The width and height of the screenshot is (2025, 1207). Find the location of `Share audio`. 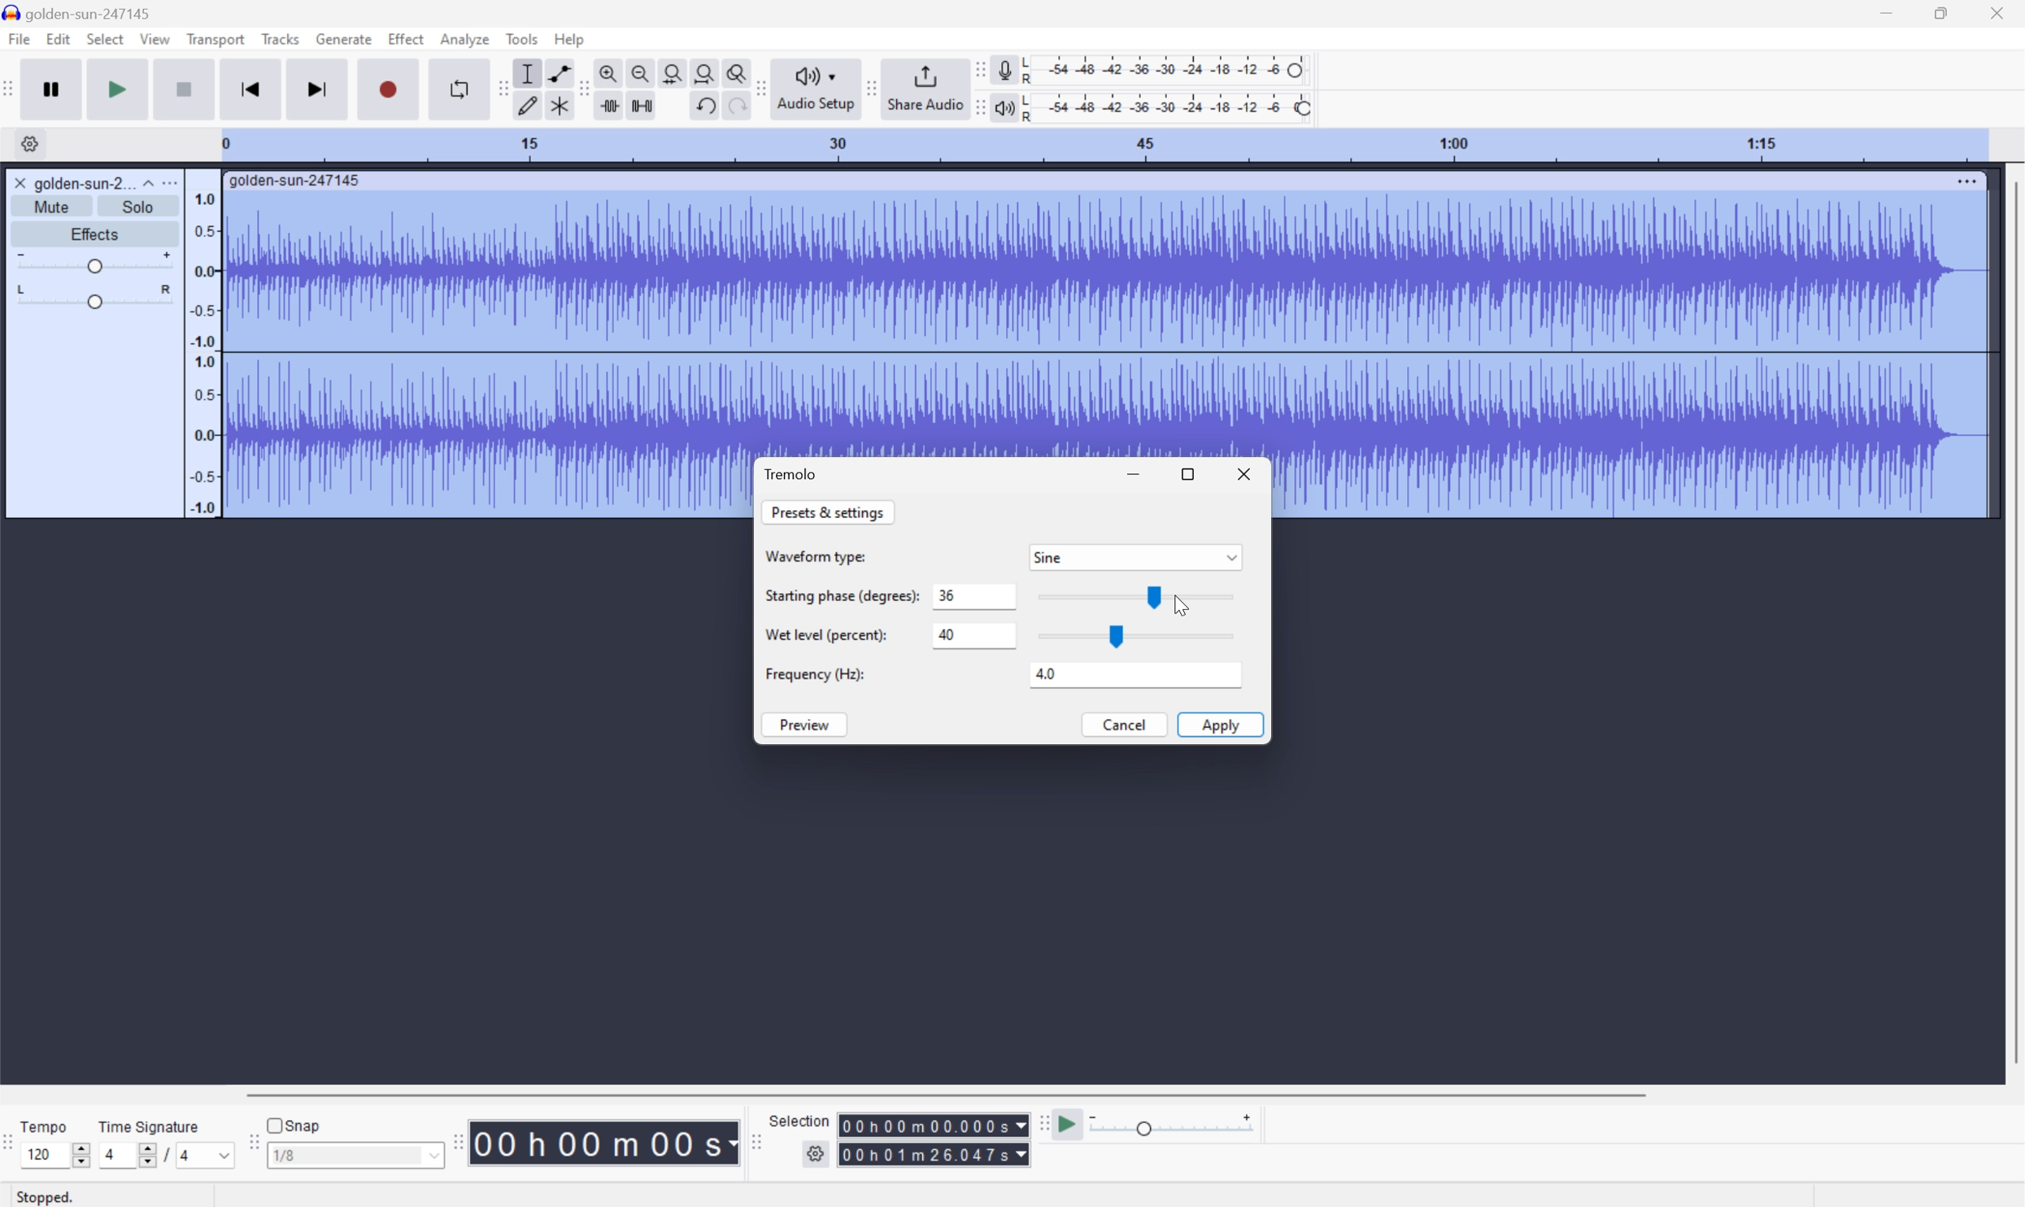

Share audio is located at coordinates (925, 89).